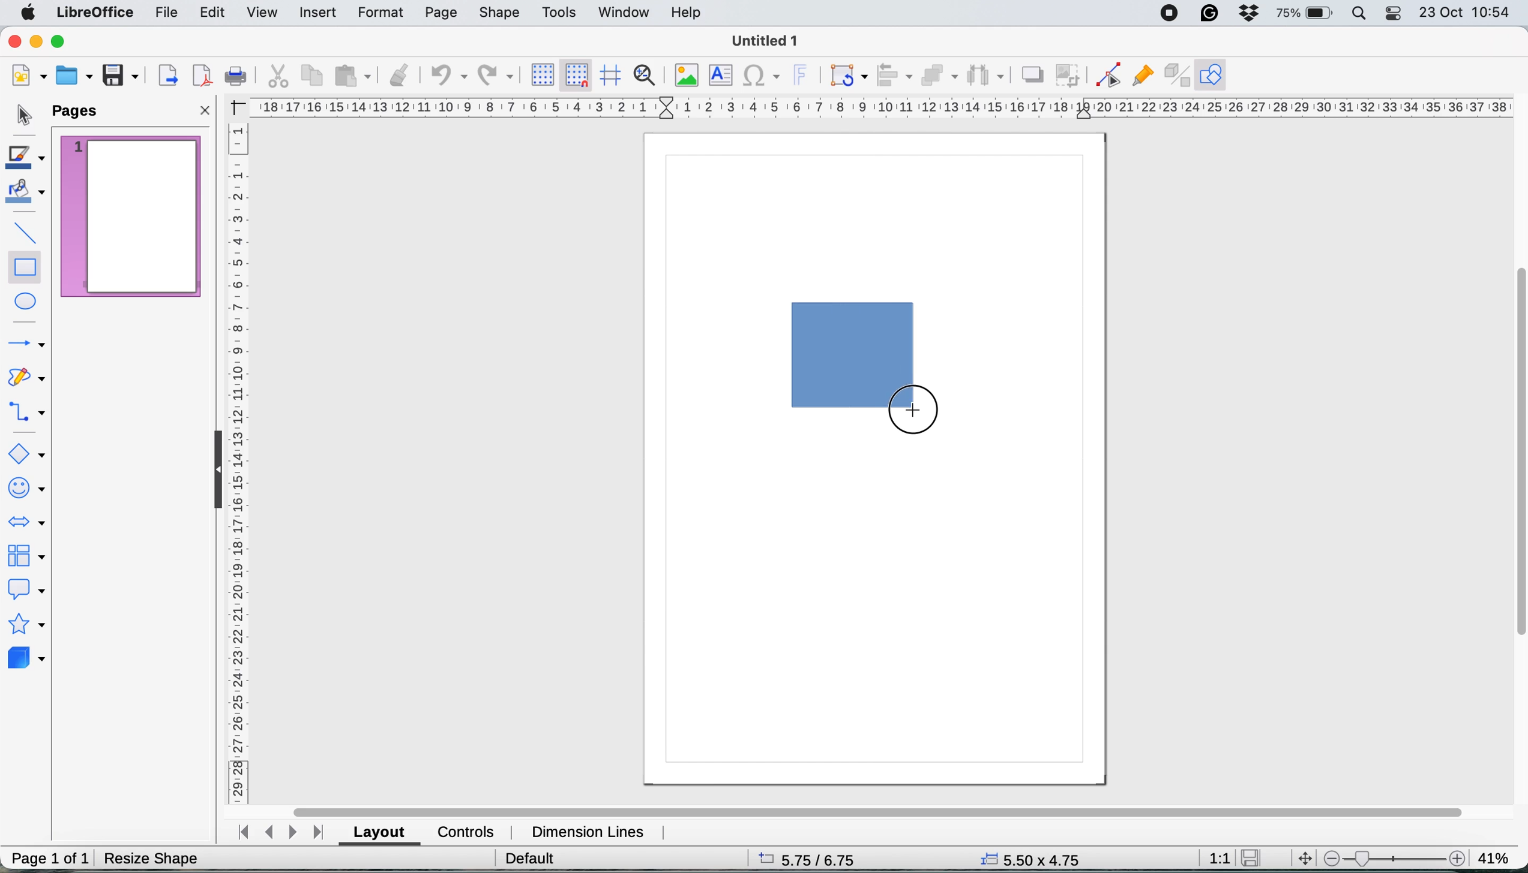  What do you see at coordinates (762, 42) in the screenshot?
I see `Untitled 1` at bounding box center [762, 42].